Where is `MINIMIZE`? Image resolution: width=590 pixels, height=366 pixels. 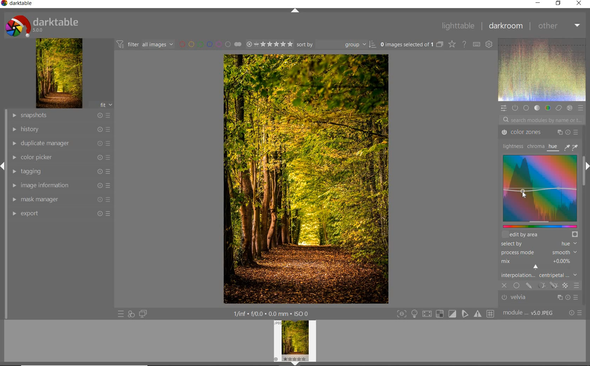
MINIMIZE is located at coordinates (538, 3).